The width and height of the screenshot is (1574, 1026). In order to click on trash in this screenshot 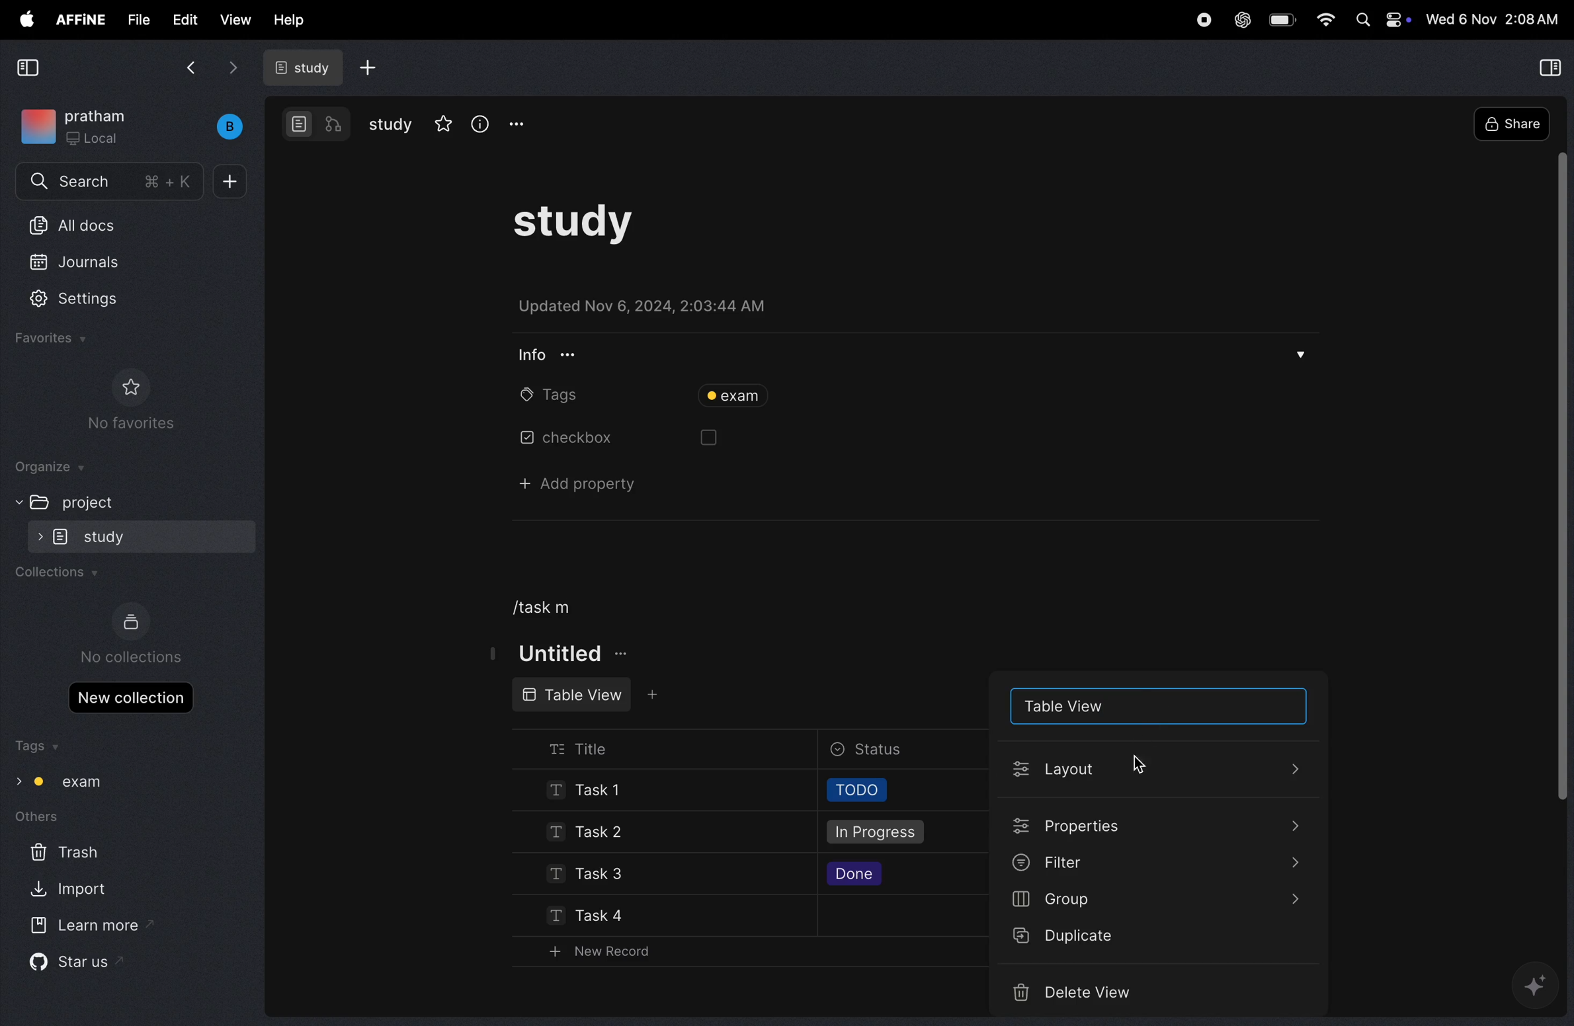, I will do `click(60, 853)`.